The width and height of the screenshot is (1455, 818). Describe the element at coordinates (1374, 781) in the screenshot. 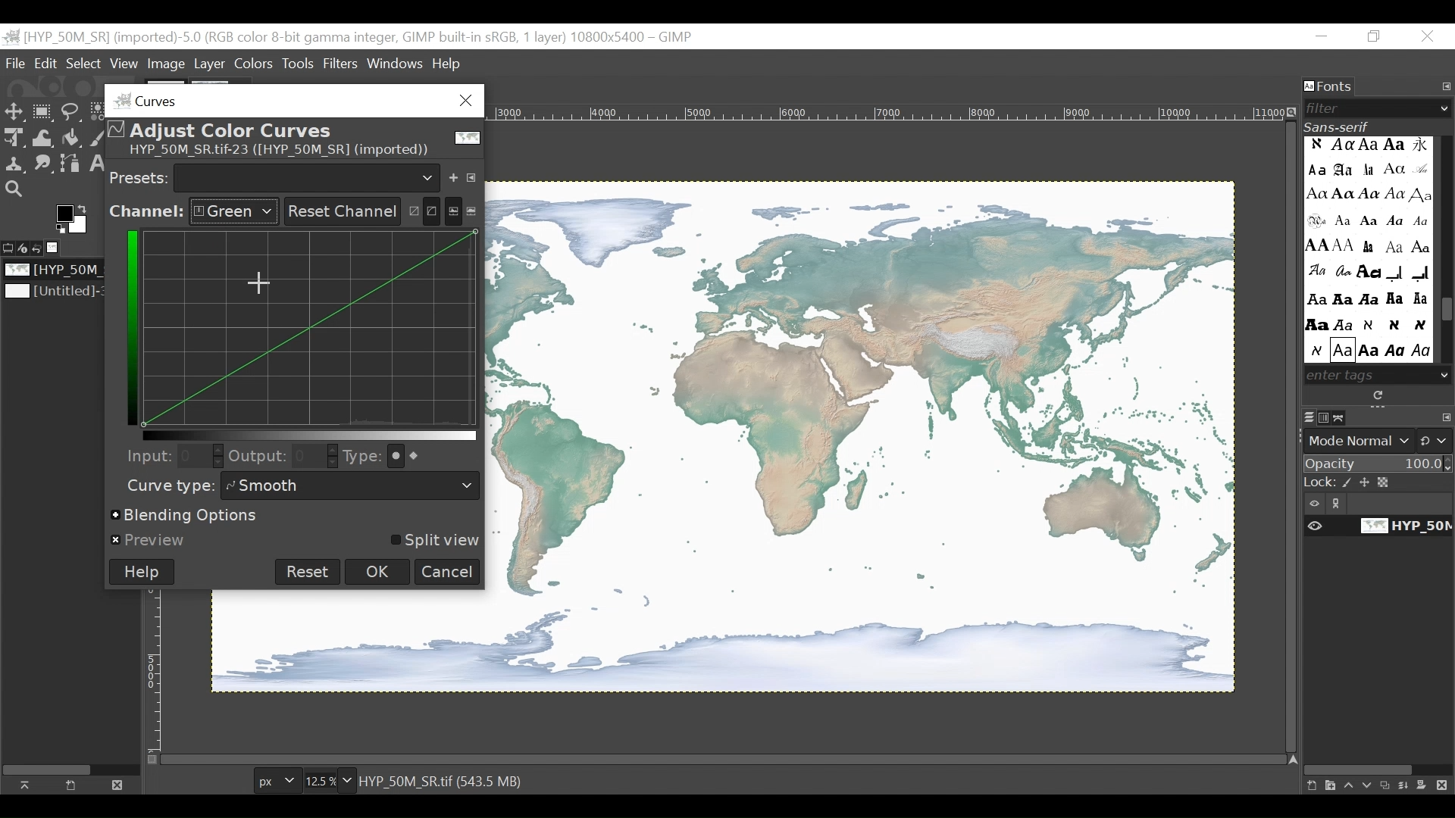

I see `layer panel` at that location.